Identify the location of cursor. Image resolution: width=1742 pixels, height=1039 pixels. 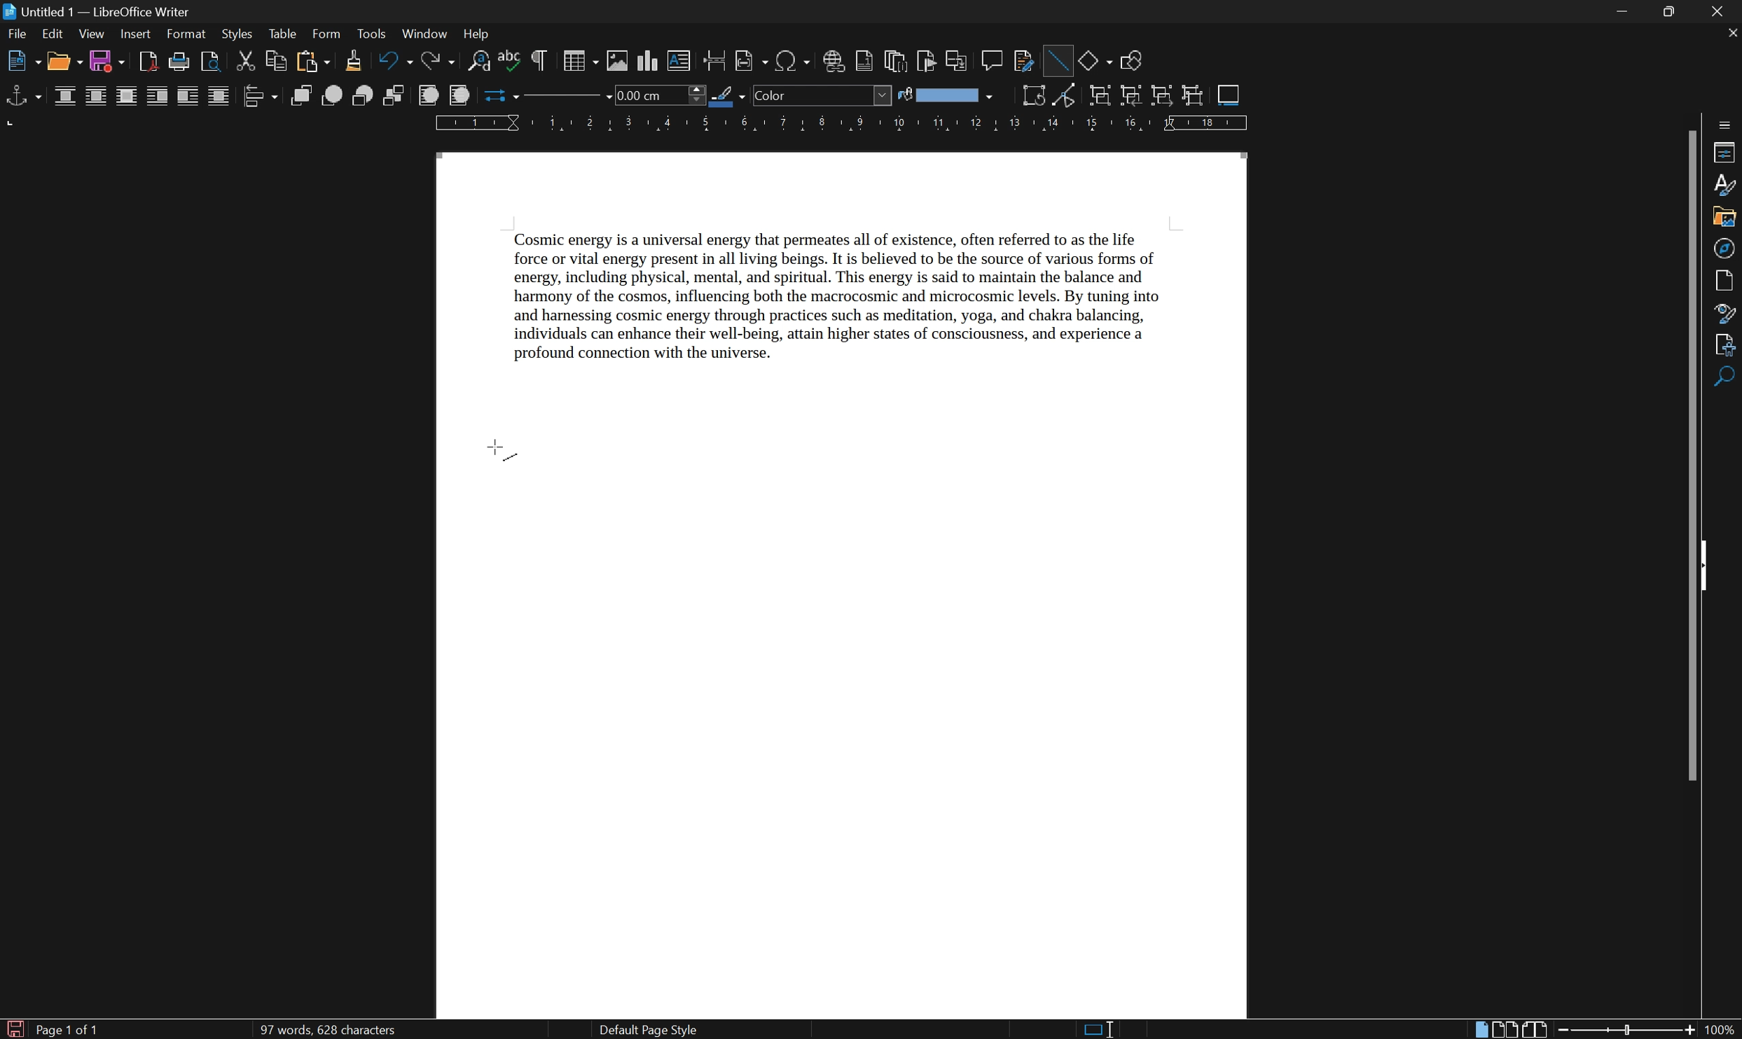
(503, 452).